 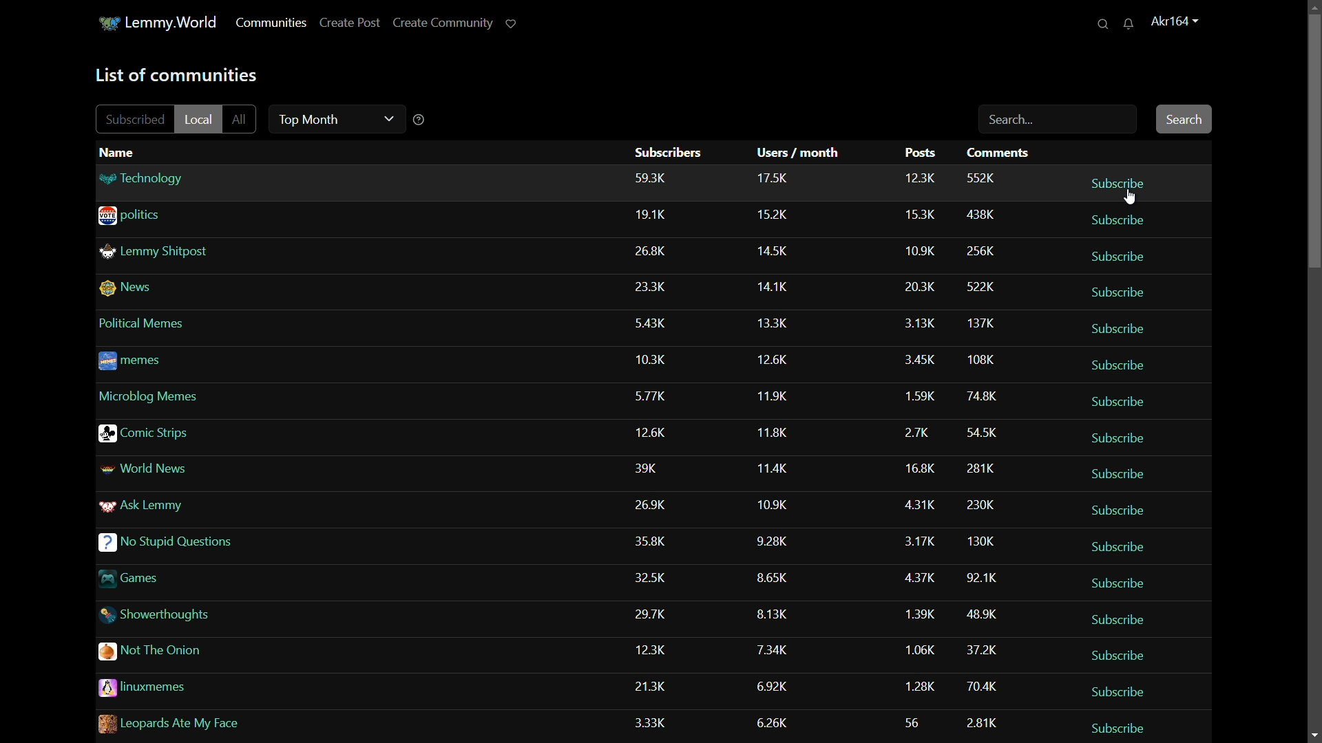 I want to click on subscribe/unsubscribe, so click(x=1119, y=366).